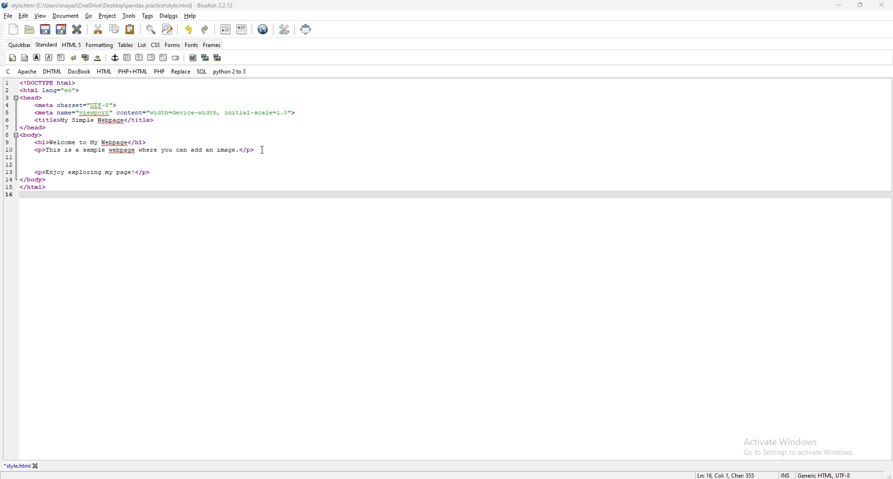  What do you see at coordinates (826, 474) in the screenshot?
I see `Generic HTML UTF-8` at bounding box center [826, 474].